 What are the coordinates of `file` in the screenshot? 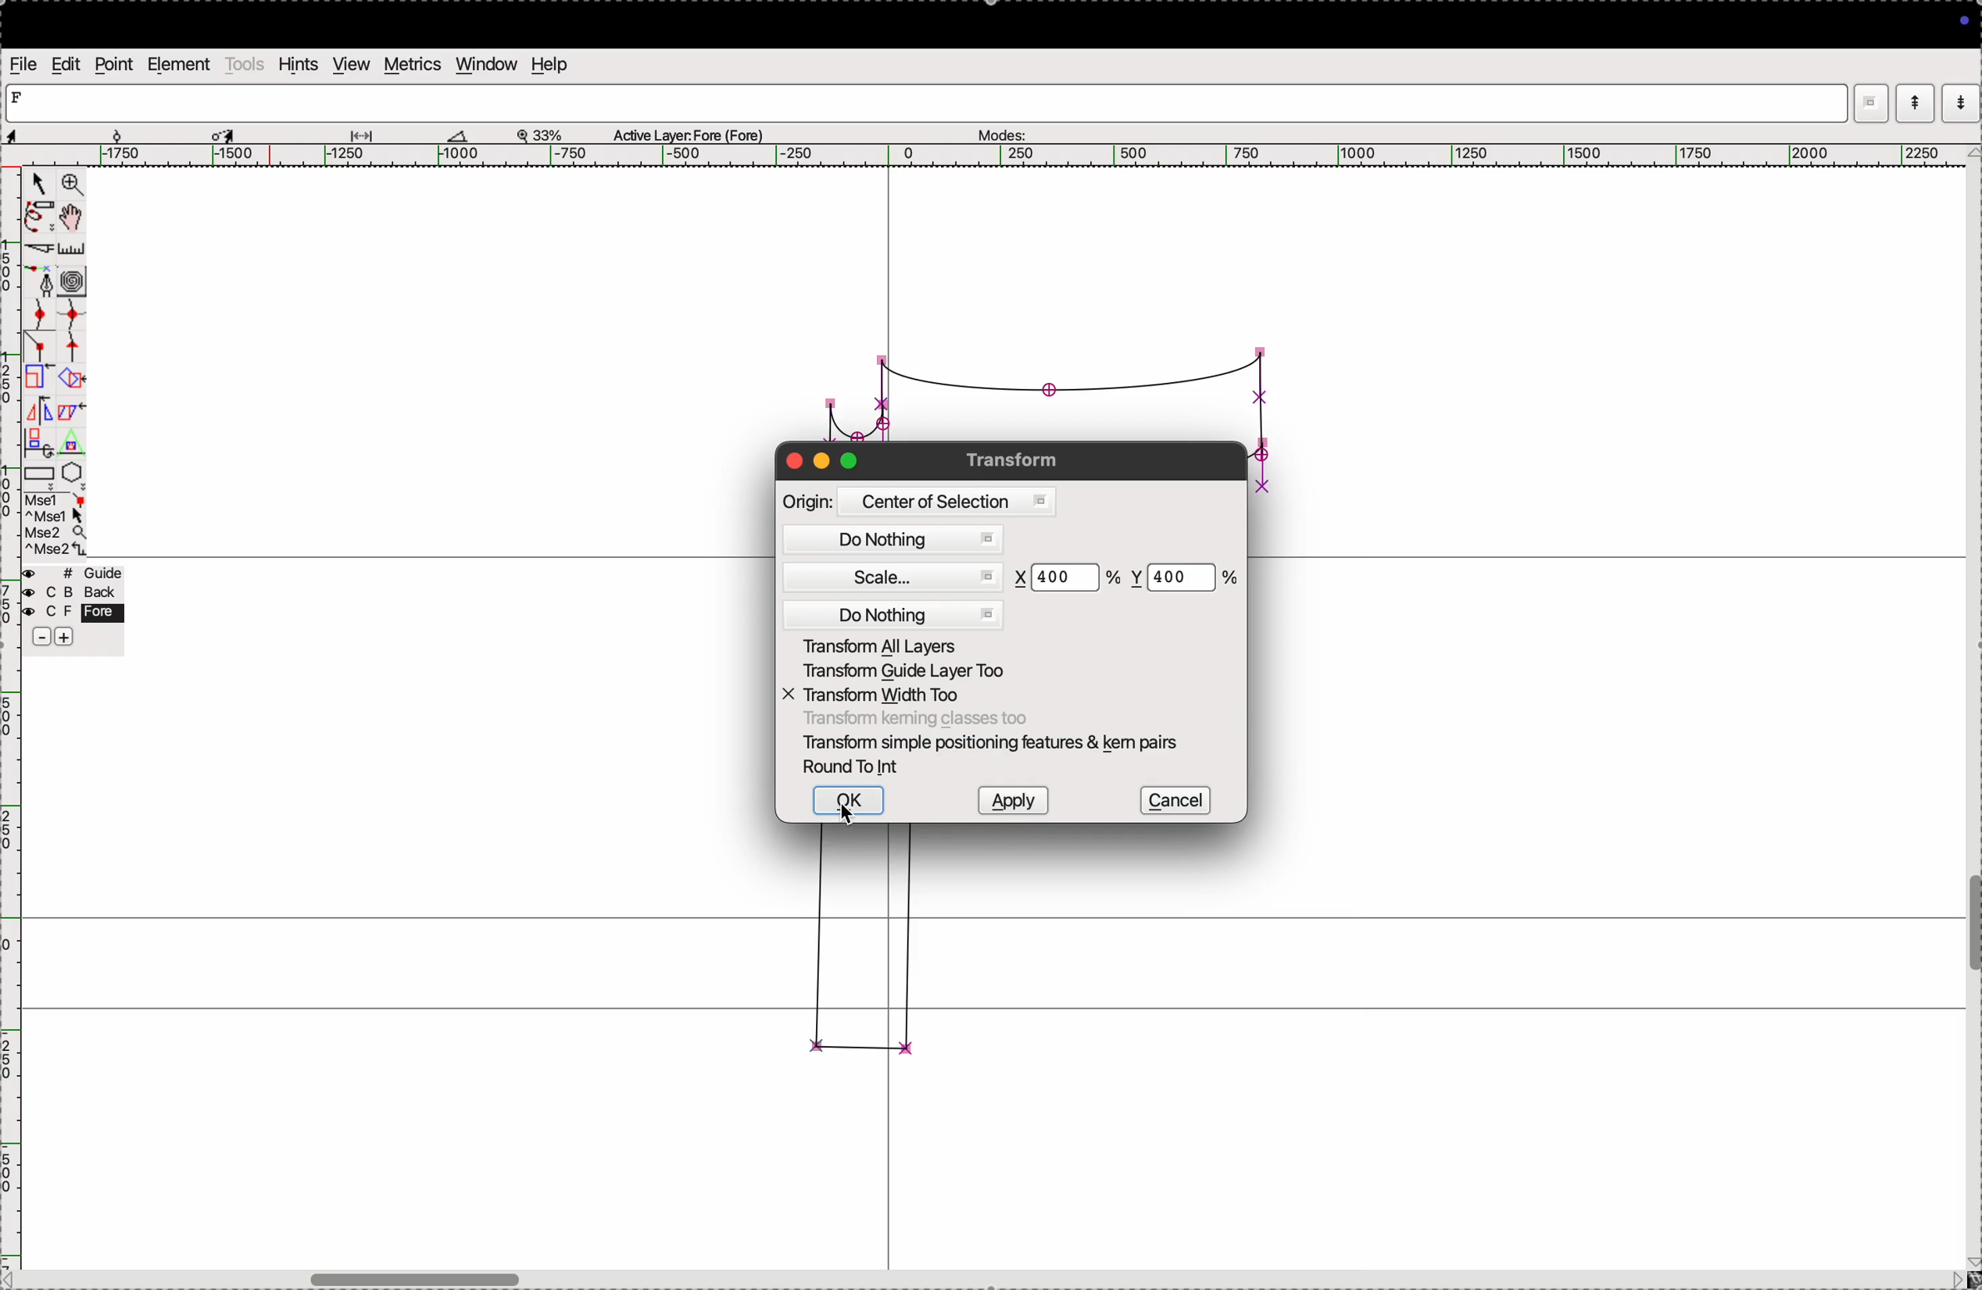 It's located at (25, 64).